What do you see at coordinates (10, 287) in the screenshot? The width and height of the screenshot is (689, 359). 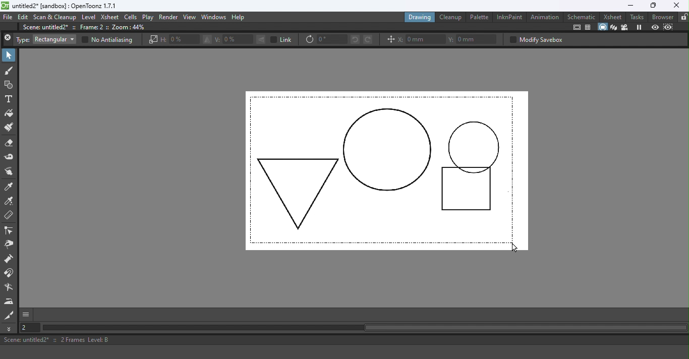 I see `Blender tool` at bounding box center [10, 287].